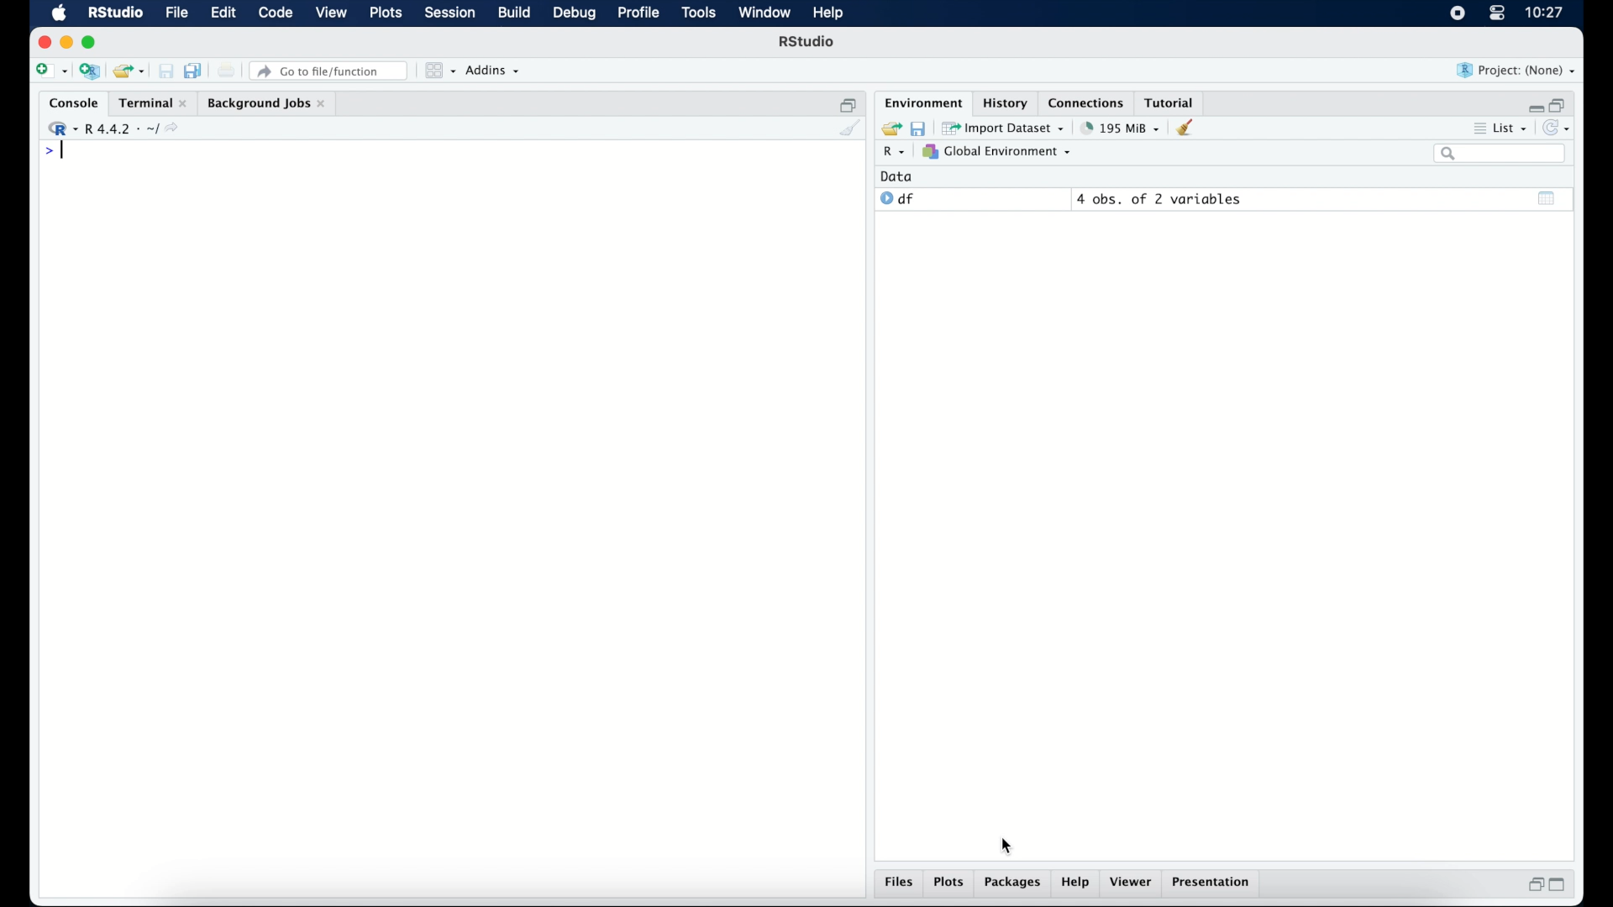  Describe the element at coordinates (1559, 129) in the screenshot. I see `refresh` at that location.